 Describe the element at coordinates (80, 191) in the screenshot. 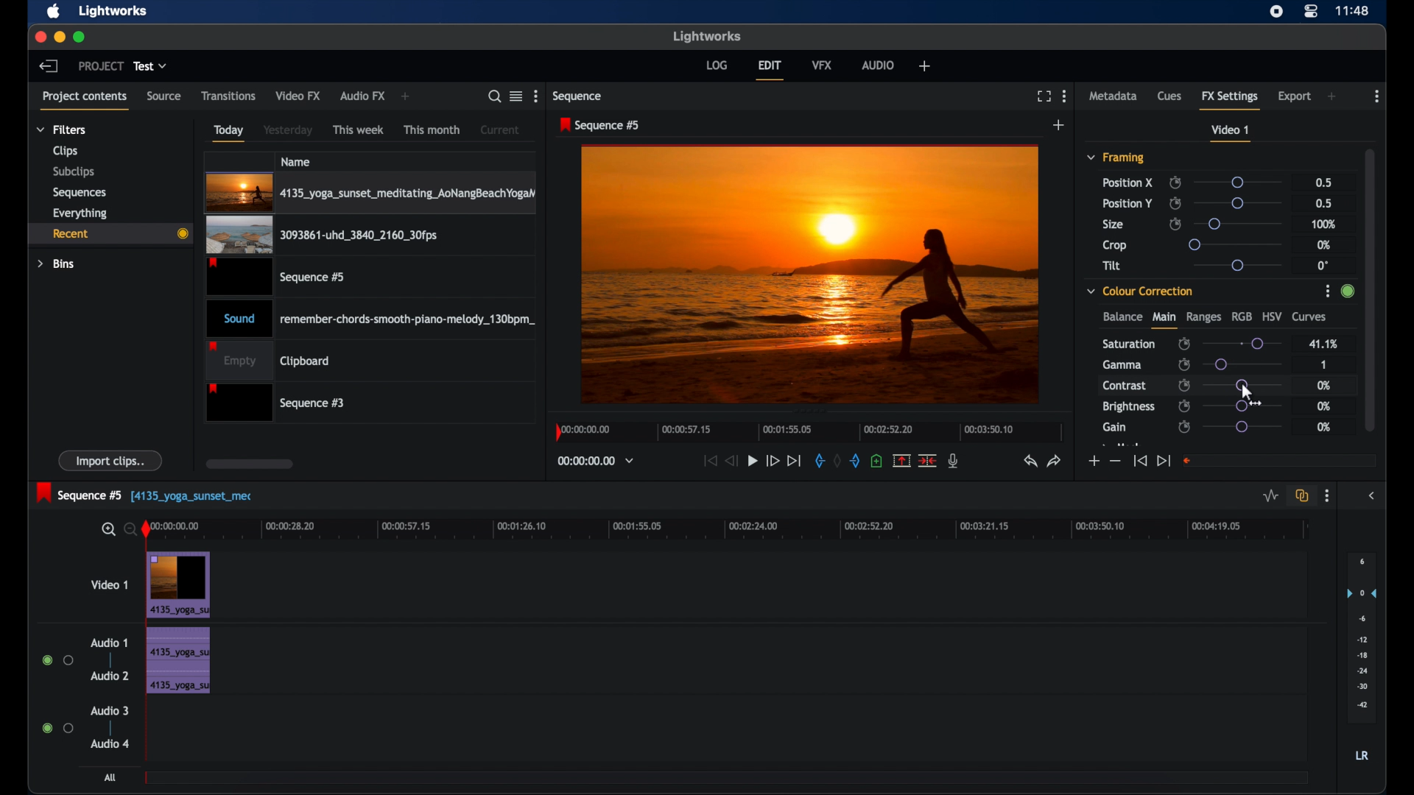

I see `sequences` at that location.